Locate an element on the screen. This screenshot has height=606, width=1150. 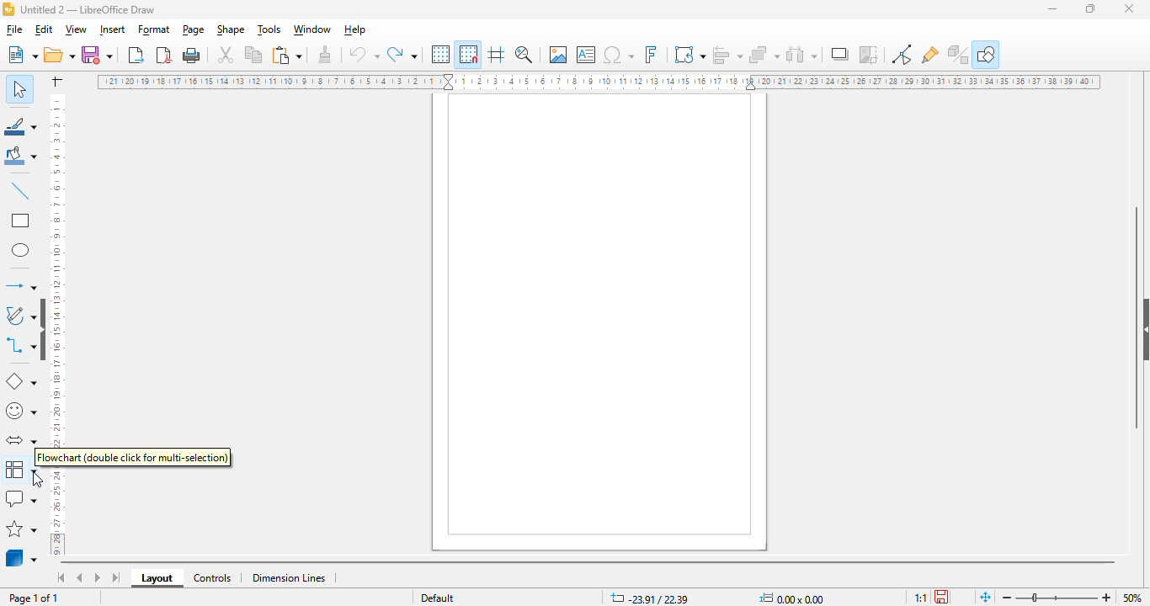
maximize is located at coordinates (1090, 8).